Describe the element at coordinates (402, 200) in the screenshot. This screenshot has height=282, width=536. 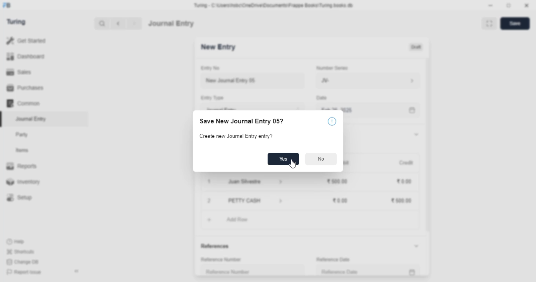
I see `₹500.00` at that location.